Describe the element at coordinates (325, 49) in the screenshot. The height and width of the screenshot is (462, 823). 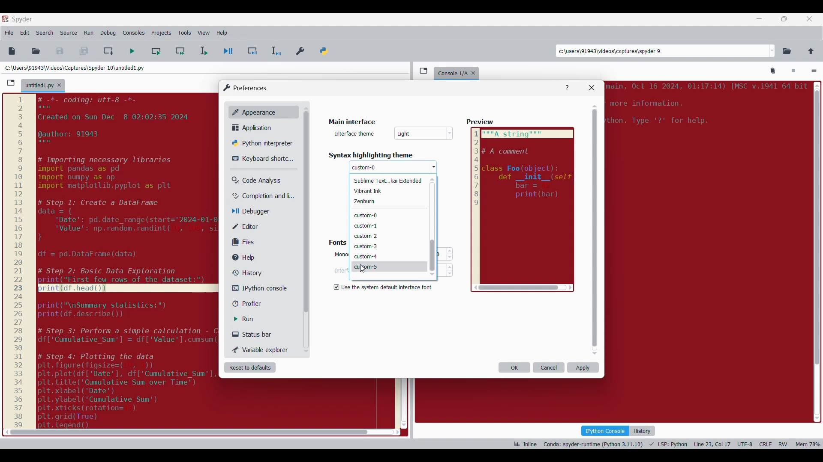
I see `PYTHONPATH manager` at that location.